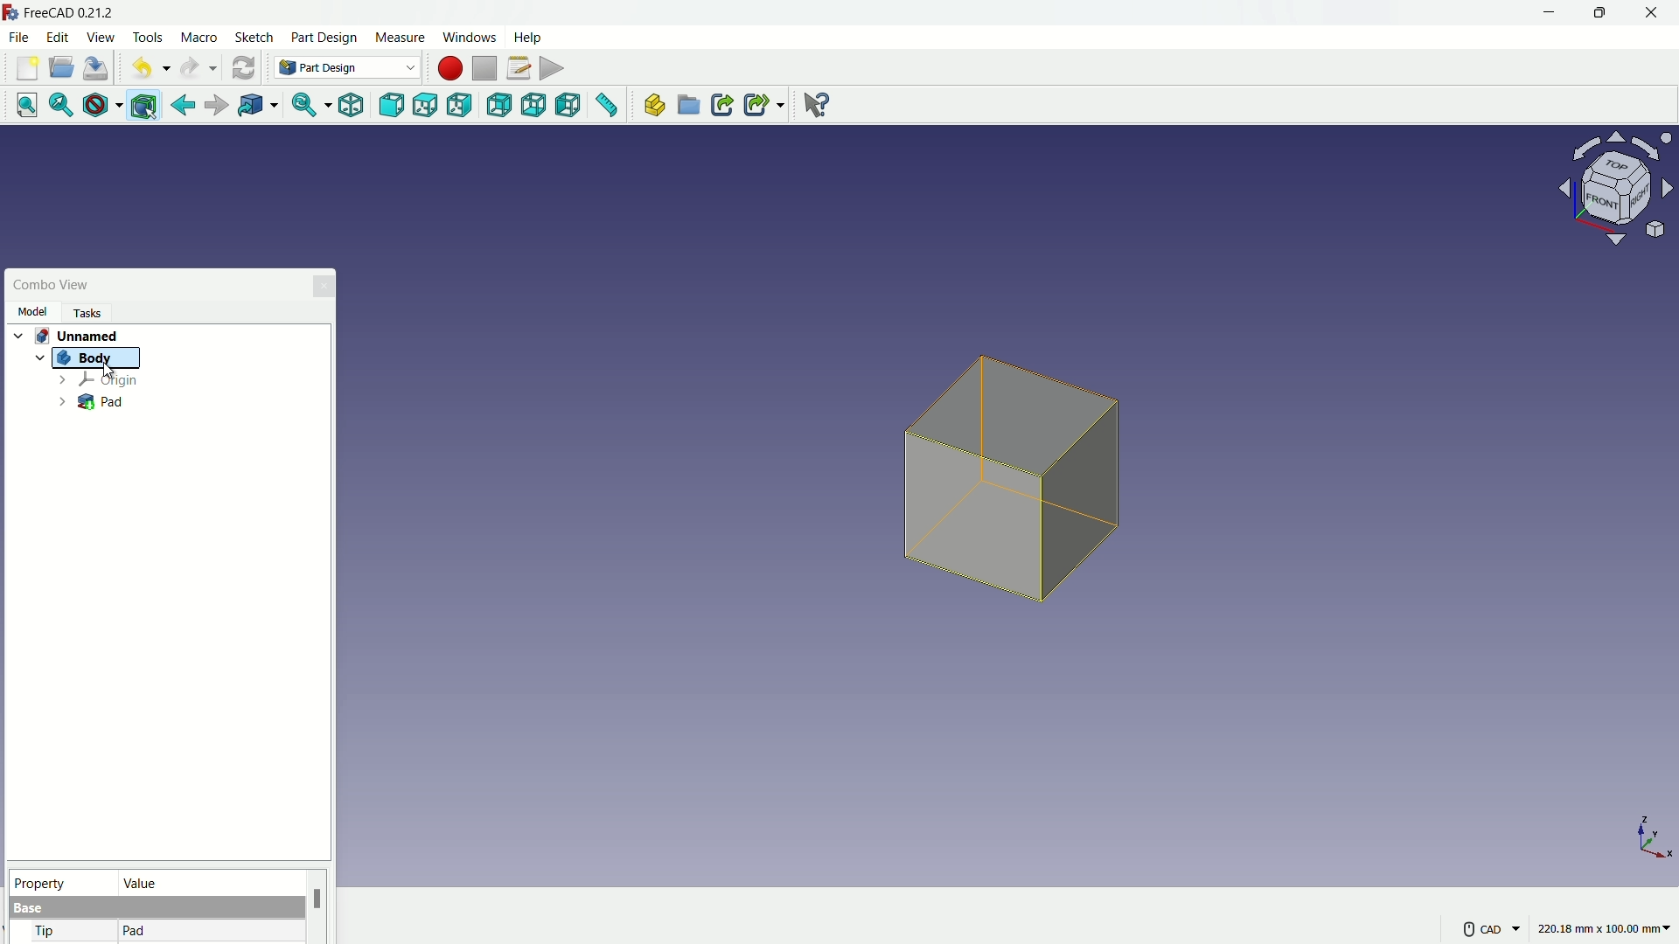 Image resolution: width=1679 pixels, height=944 pixels. Describe the element at coordinates (1489, 927) in the screenshot. I see `CAD` at that location.